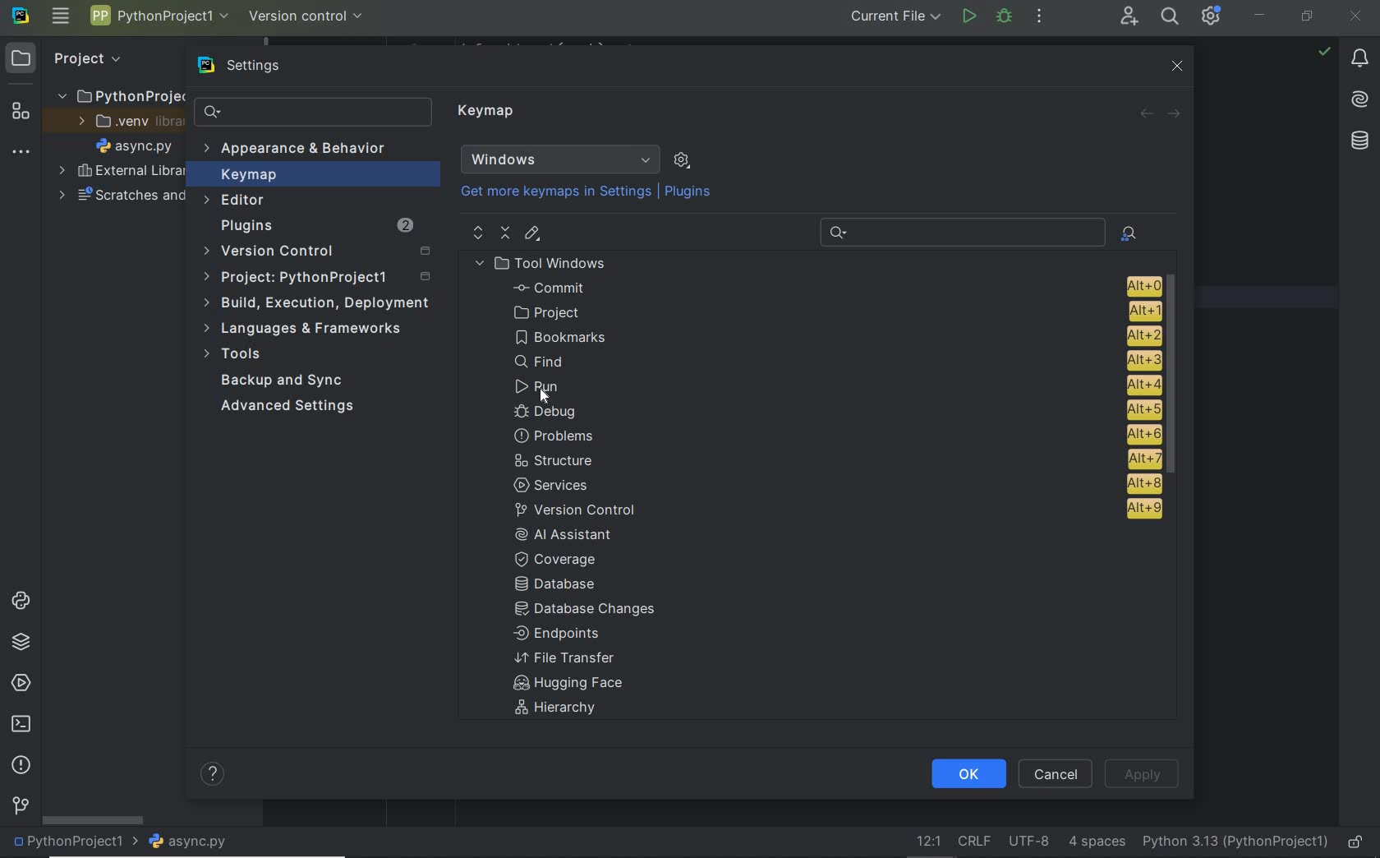 This screenshot has width=1380, height=858. I want to click on file name, so click(134, 145).